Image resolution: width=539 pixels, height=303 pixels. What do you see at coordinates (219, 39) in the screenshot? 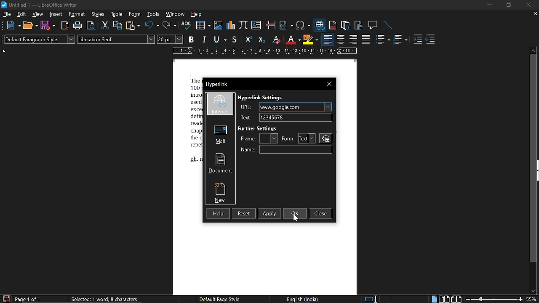
I see `underline` at bounding box center [219, 39].